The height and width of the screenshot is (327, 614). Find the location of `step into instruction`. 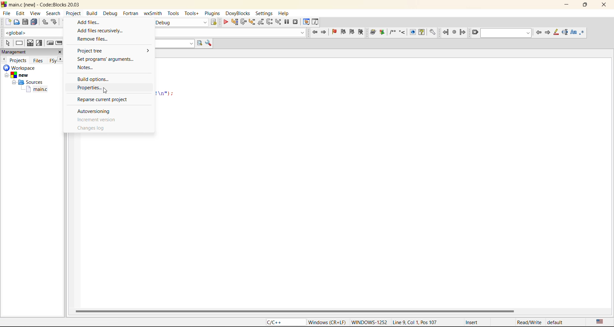

step into instruction is located at coordinates (278, 22).